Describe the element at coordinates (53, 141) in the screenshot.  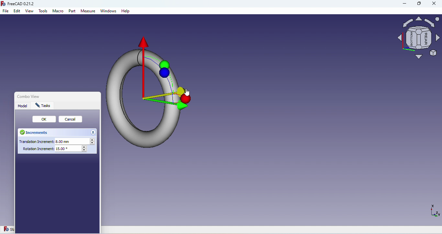
I see `Translation increment` at that location.